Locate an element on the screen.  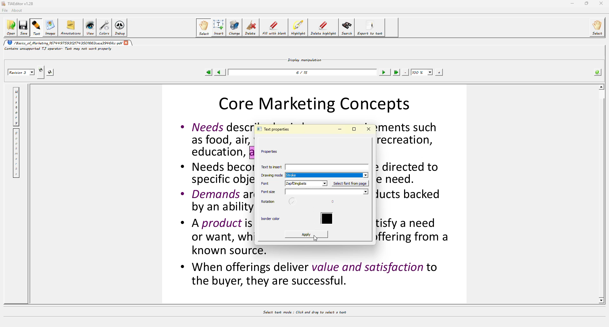
save is located at coordinates (23, 28).